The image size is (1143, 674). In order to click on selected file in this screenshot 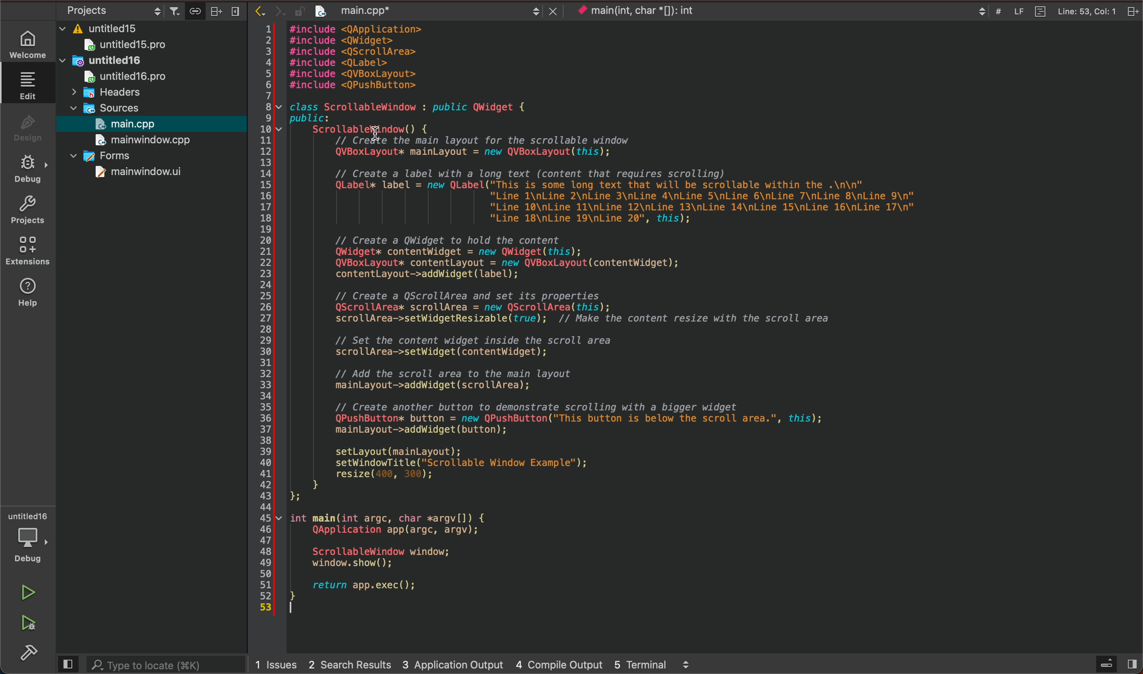, I will do `click(149, 124)`.